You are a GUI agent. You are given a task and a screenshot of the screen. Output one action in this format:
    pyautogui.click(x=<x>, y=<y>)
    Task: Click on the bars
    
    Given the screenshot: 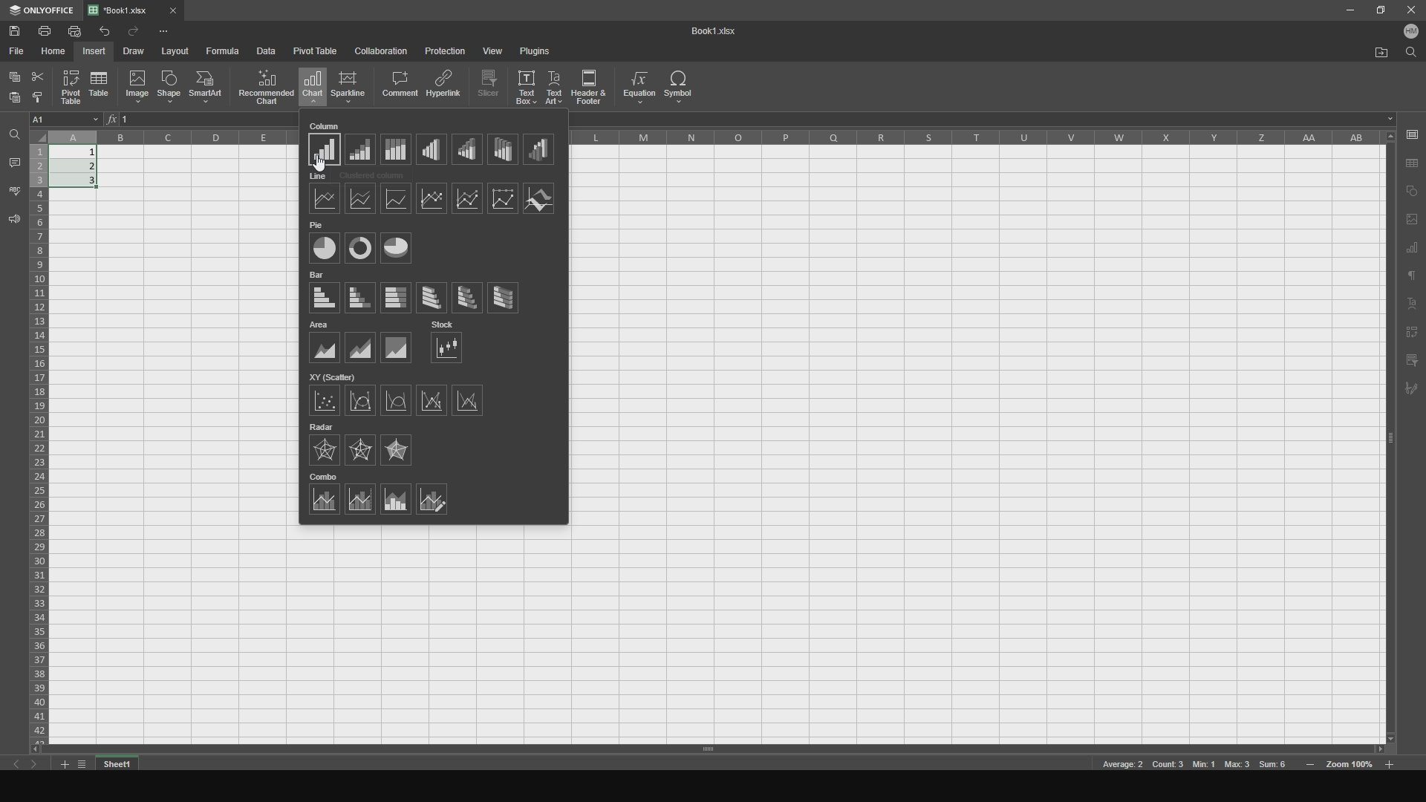 What is the action you would take?
    pyautogui.click(x=418, y=294)
    